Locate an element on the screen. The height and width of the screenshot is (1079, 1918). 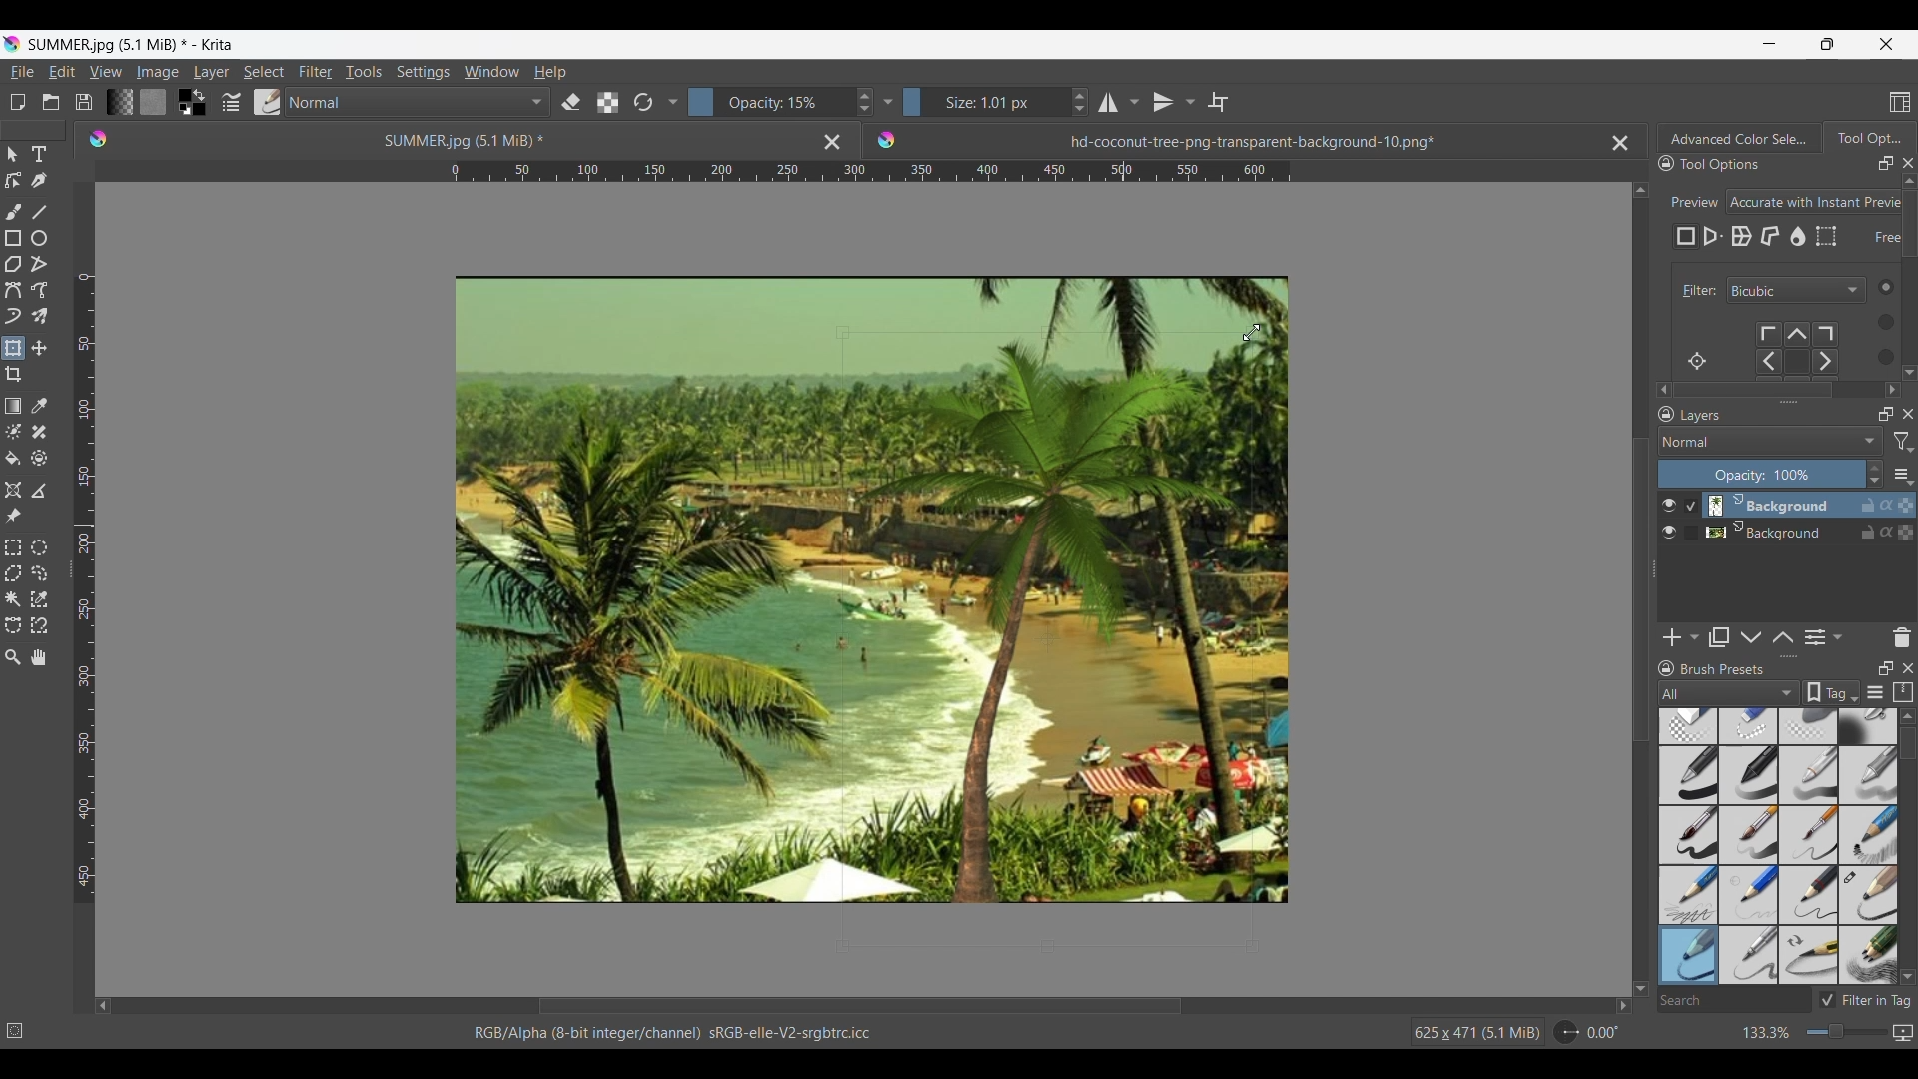
Tool options is located at coordinates (1740, 163).